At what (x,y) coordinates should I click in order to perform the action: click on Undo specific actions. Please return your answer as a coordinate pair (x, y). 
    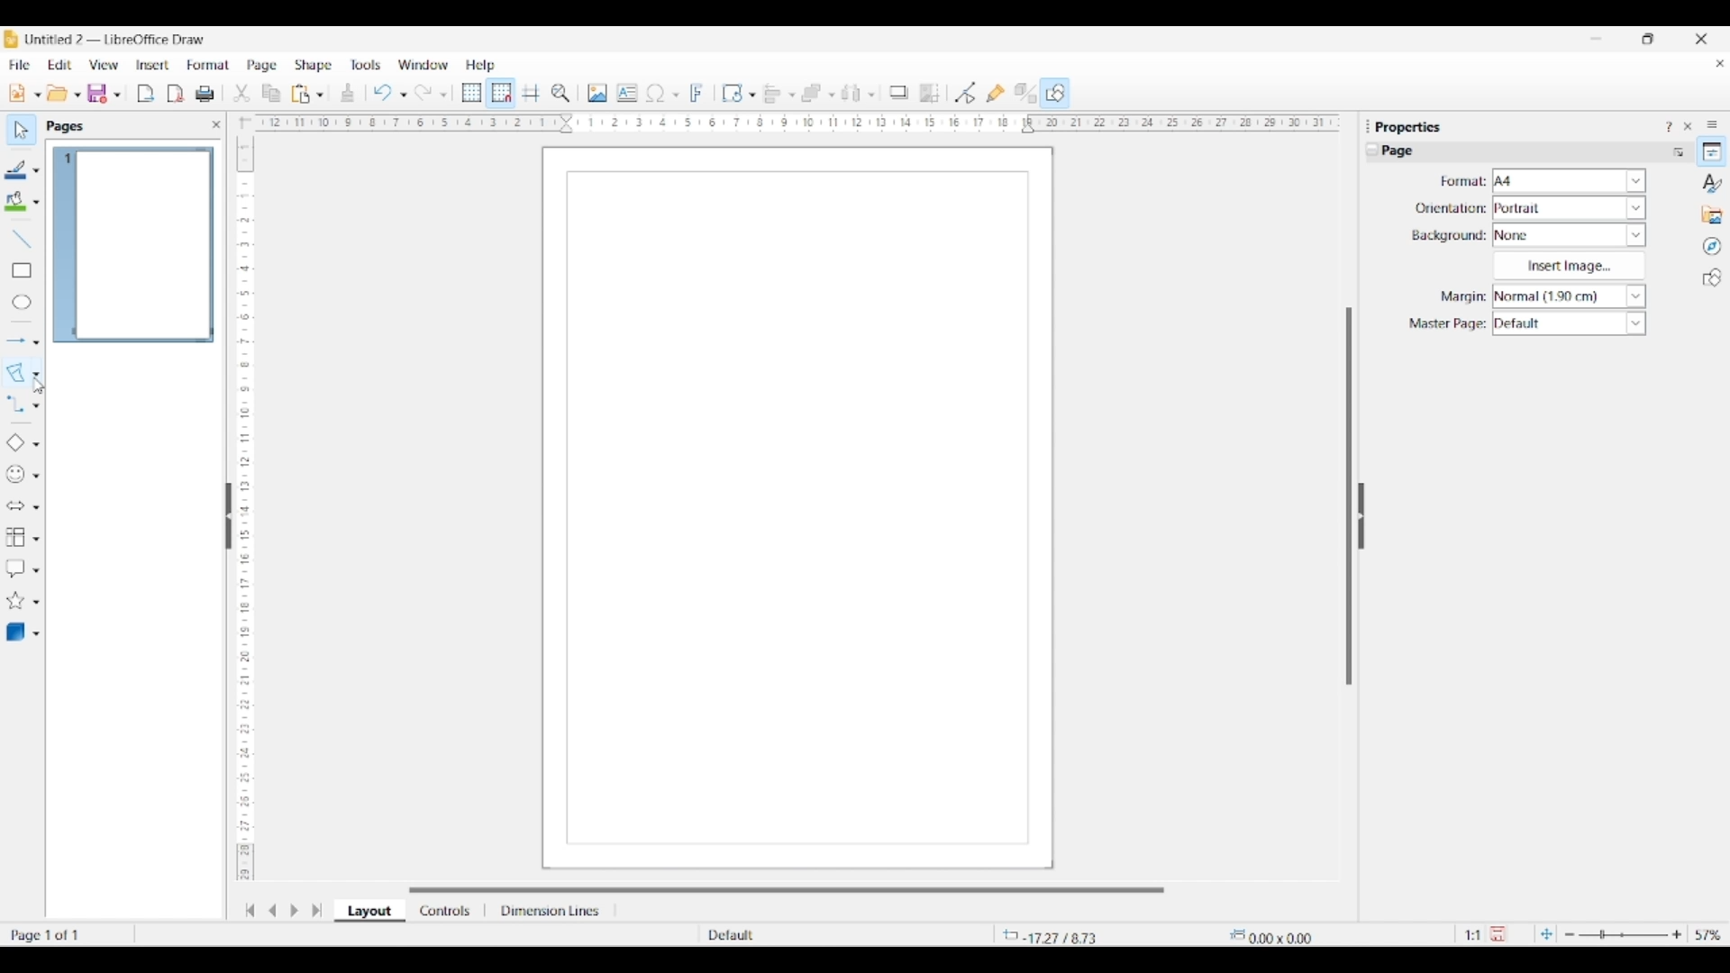
    Looking at the image, I should click on (403, 95).